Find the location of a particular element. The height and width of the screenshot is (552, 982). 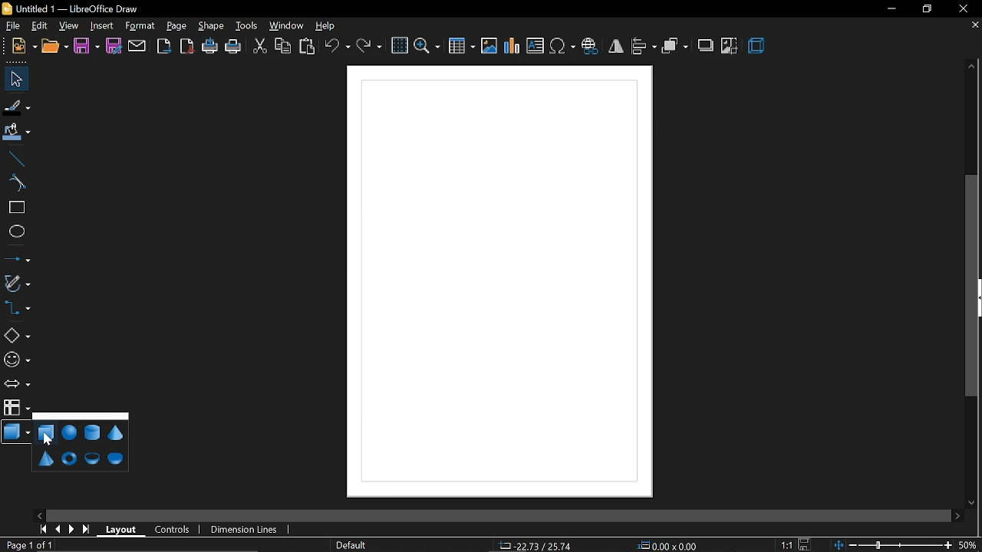

line is located at coordinates (17, 159).